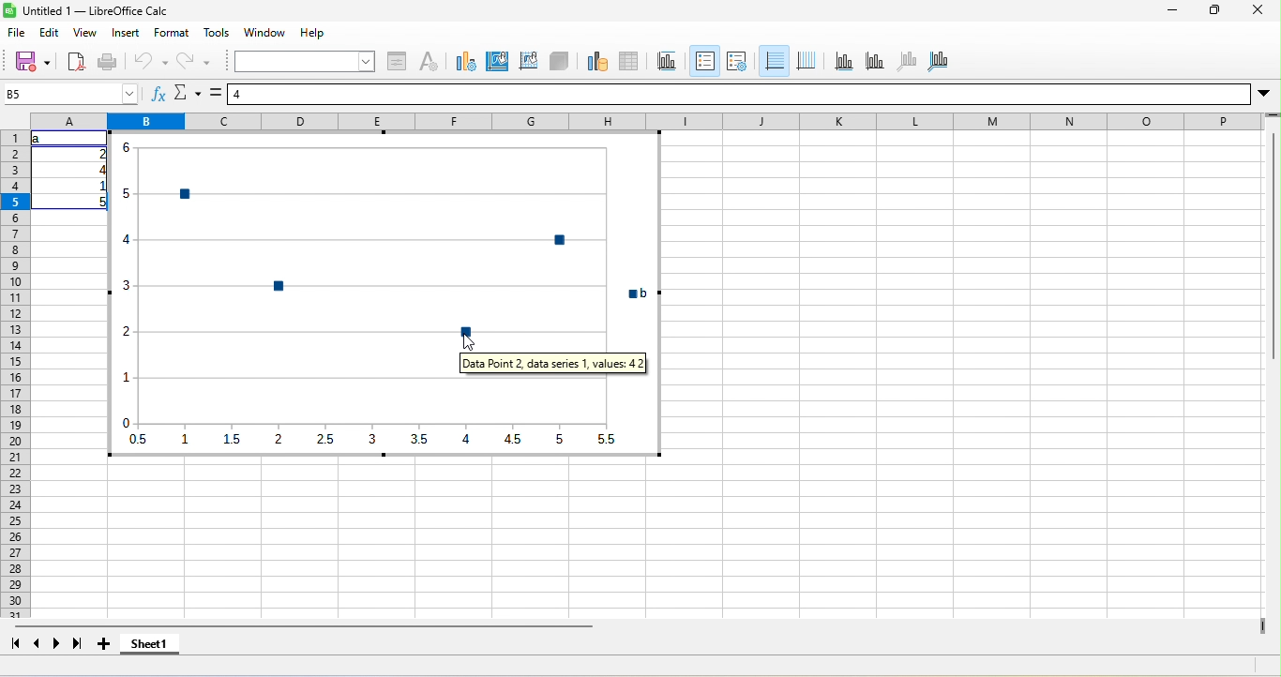 Image resolution: width=1281 pixels, height=677 pixels. Describe the element at coordinates (9, 10) in the screenshot. I see `Software logo` at that location.